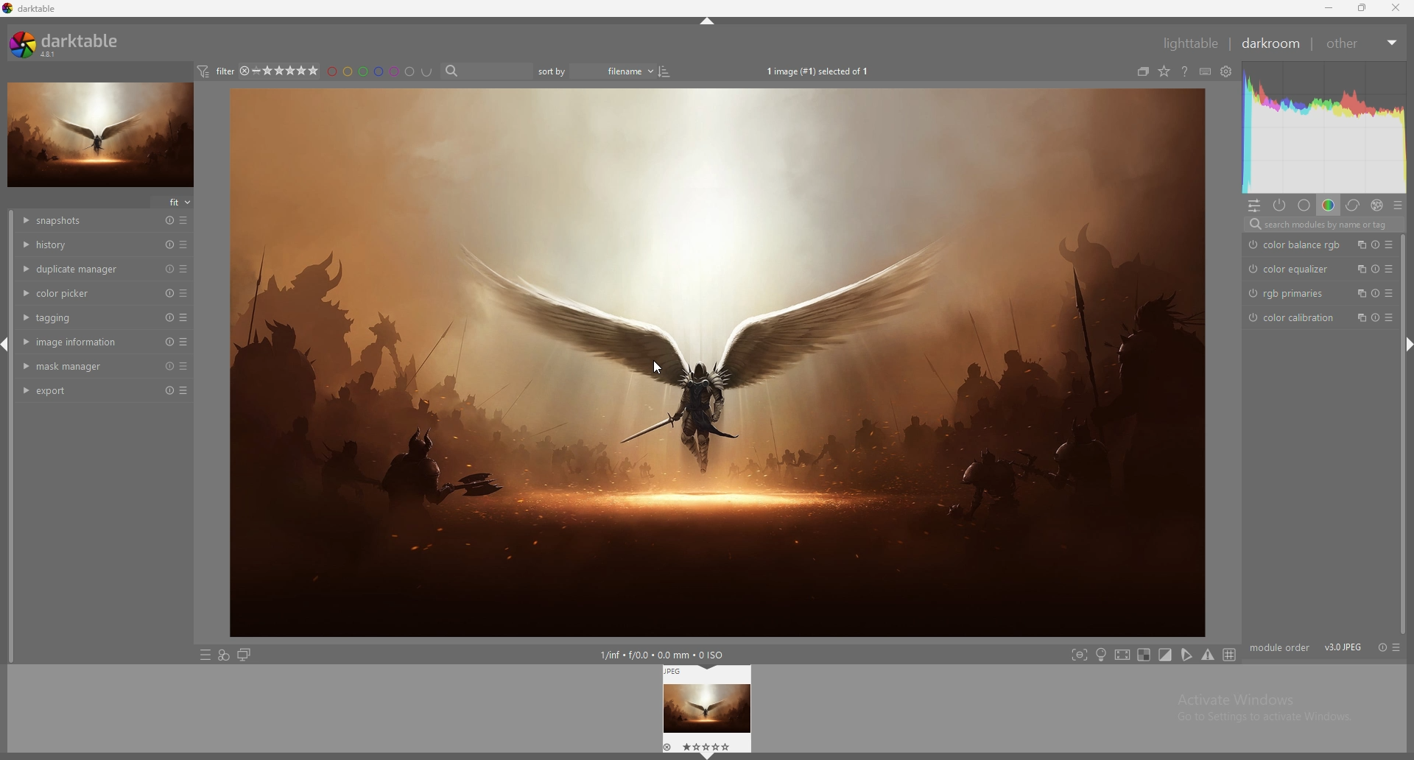 The image size is (1414, 760). What do you see at coordinates (1166, 655) in the screenshot?
I see `toggle clipping indication` at bounding box center [1166, 655].